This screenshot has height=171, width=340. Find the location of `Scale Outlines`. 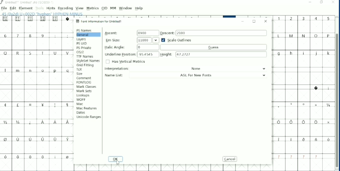

Scale Outlines is located at coordinates (177, 40).